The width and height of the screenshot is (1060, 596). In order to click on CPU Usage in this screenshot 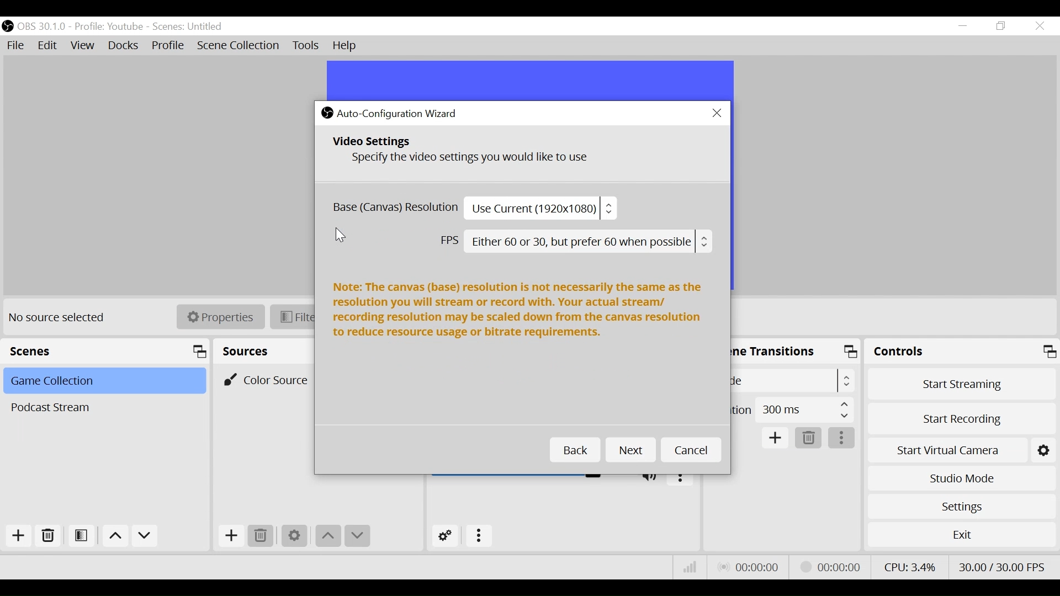, I will do `click(909, 567)`.